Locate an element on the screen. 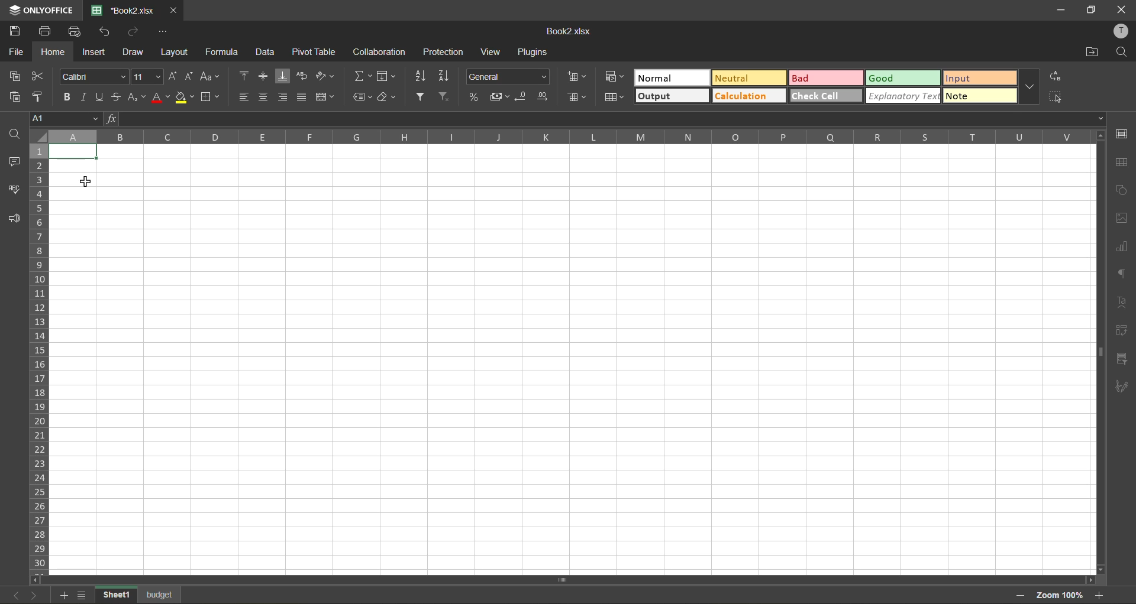 Image resolution: width=1136 pixels, height=604 pixels. note is located at coordinates (977, 96).